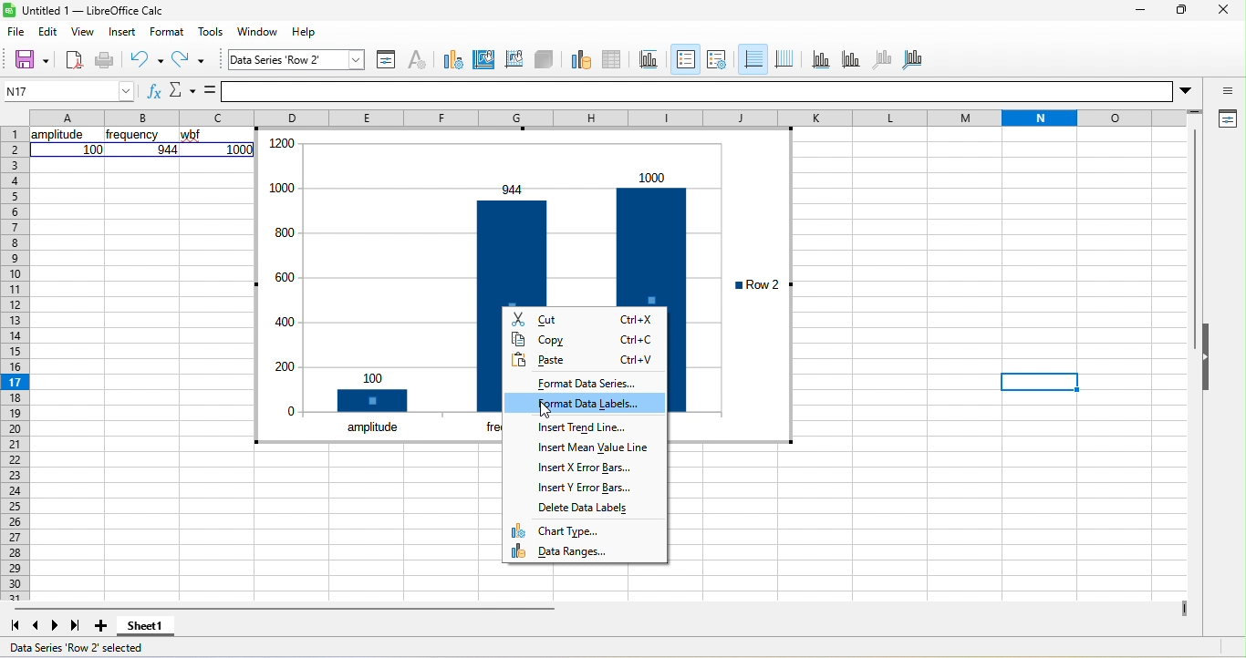 The image size is (1246, 658). Describe the element at coordinates (19, 34) in the screenshot. I see `file` at that location.